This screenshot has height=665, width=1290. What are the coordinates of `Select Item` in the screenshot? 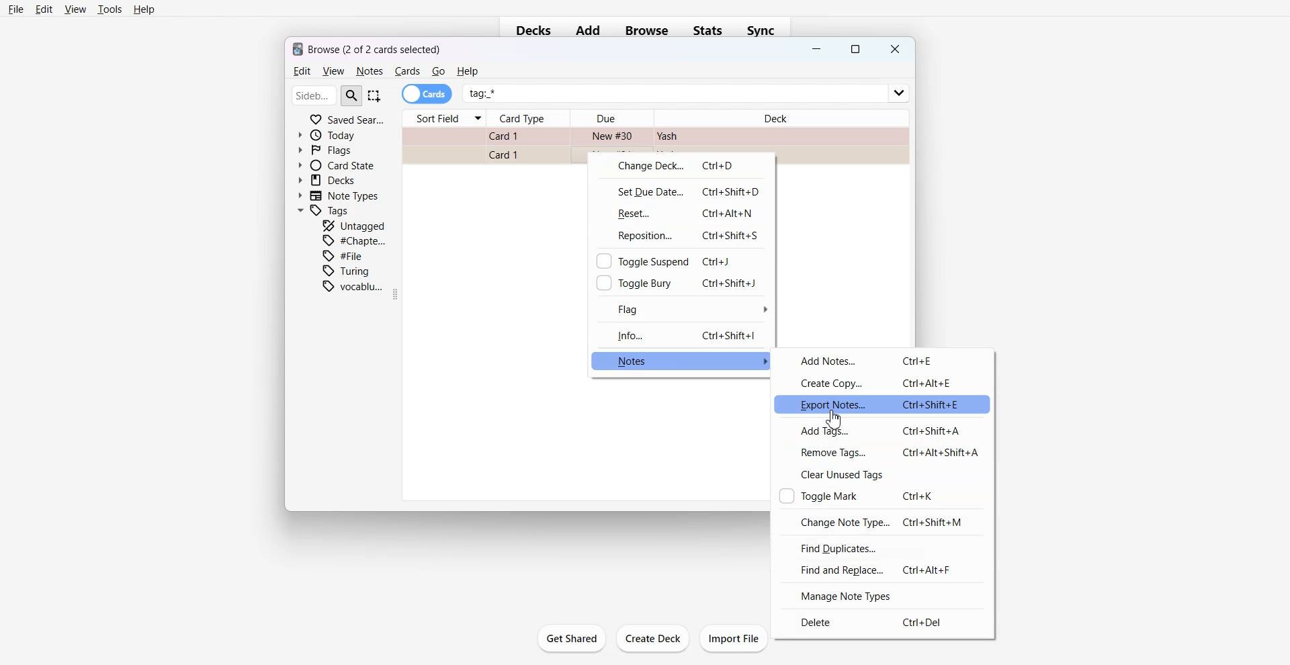 It's located at (376, 95).